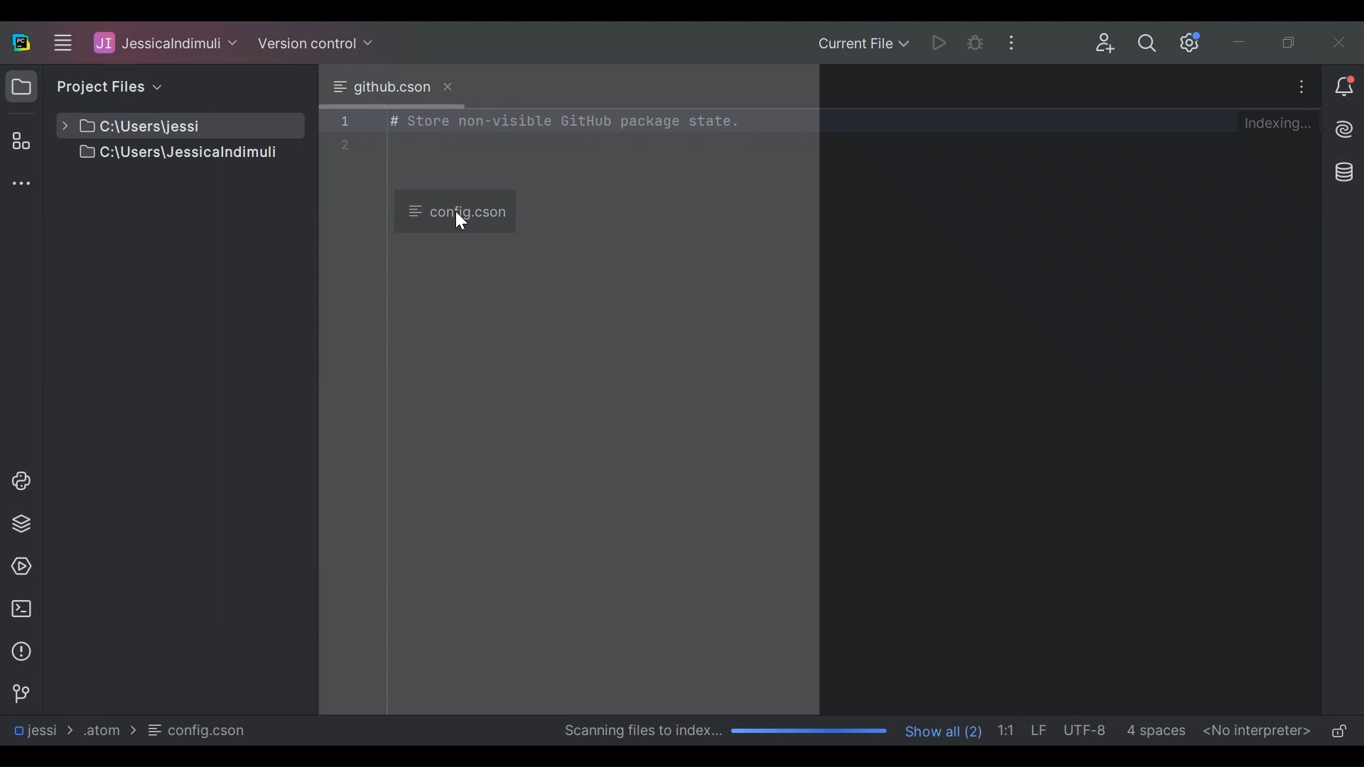 The width and height of the screenshot is (1364, 767). I want to click on Notification, so click(1343, 85).